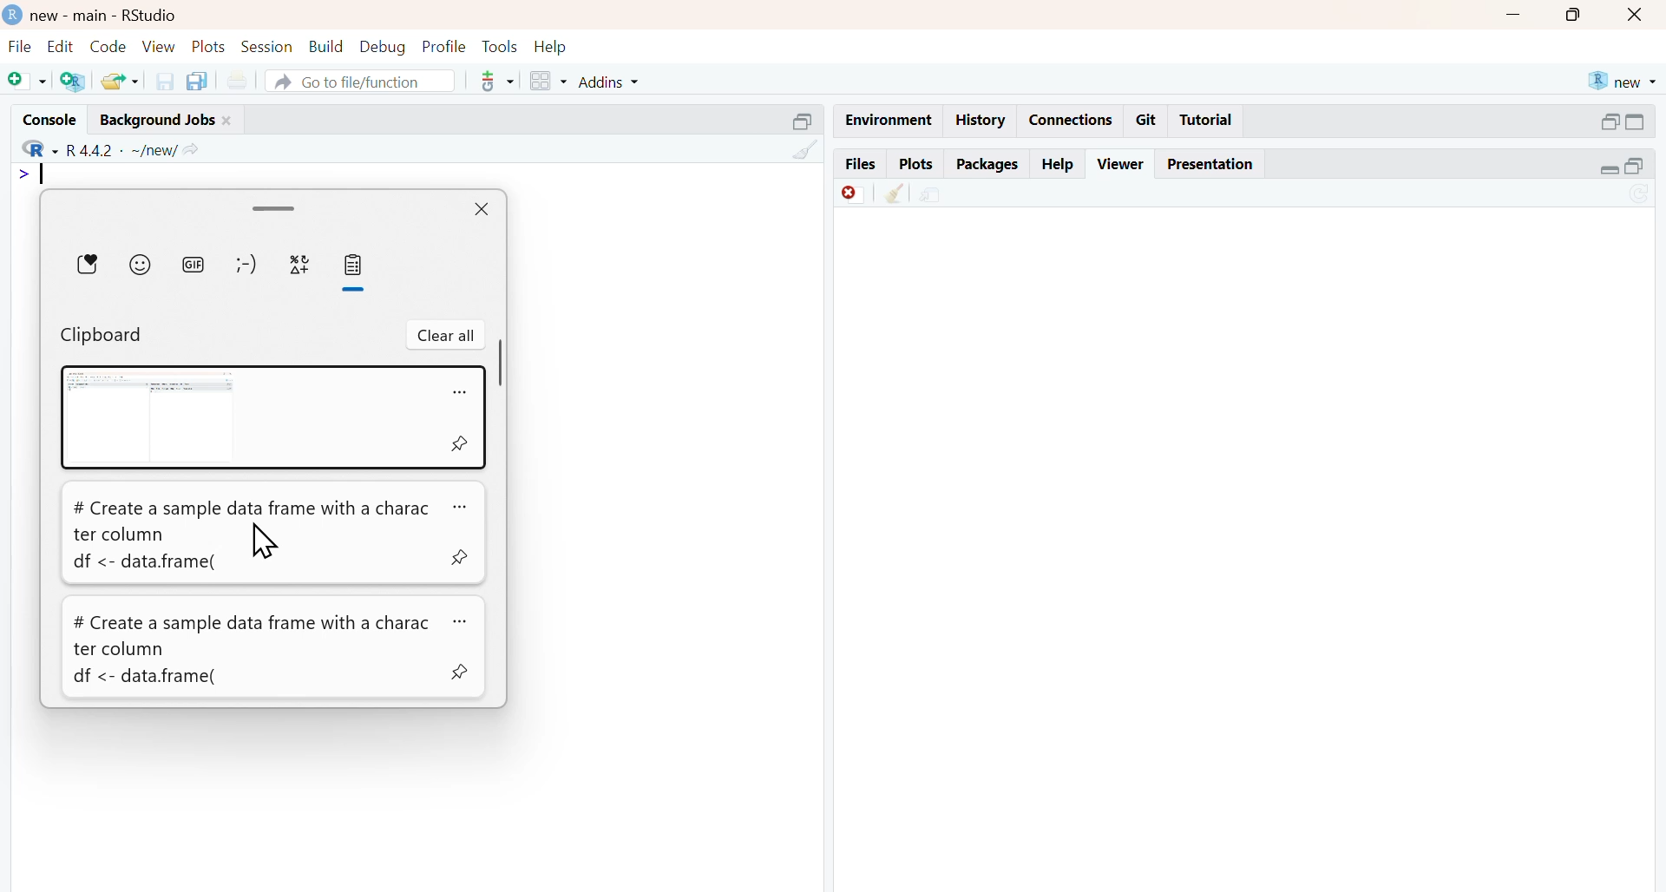  What do you see at coordinates (807, 150) in the screenshot?
I see `clean` at bounding box center [807, 150].